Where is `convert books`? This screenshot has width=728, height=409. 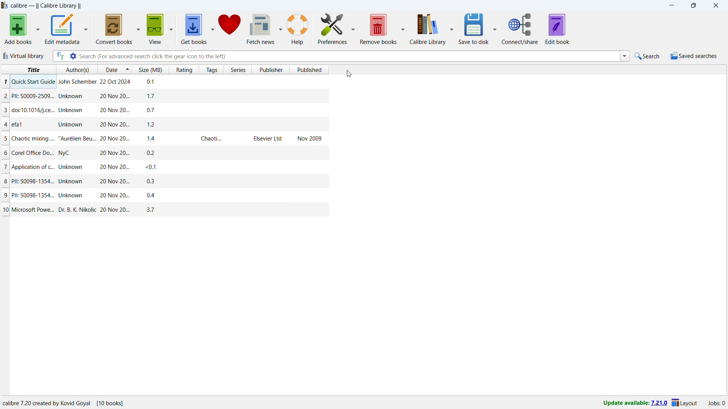
convert books is located at coordinates (113, 29).